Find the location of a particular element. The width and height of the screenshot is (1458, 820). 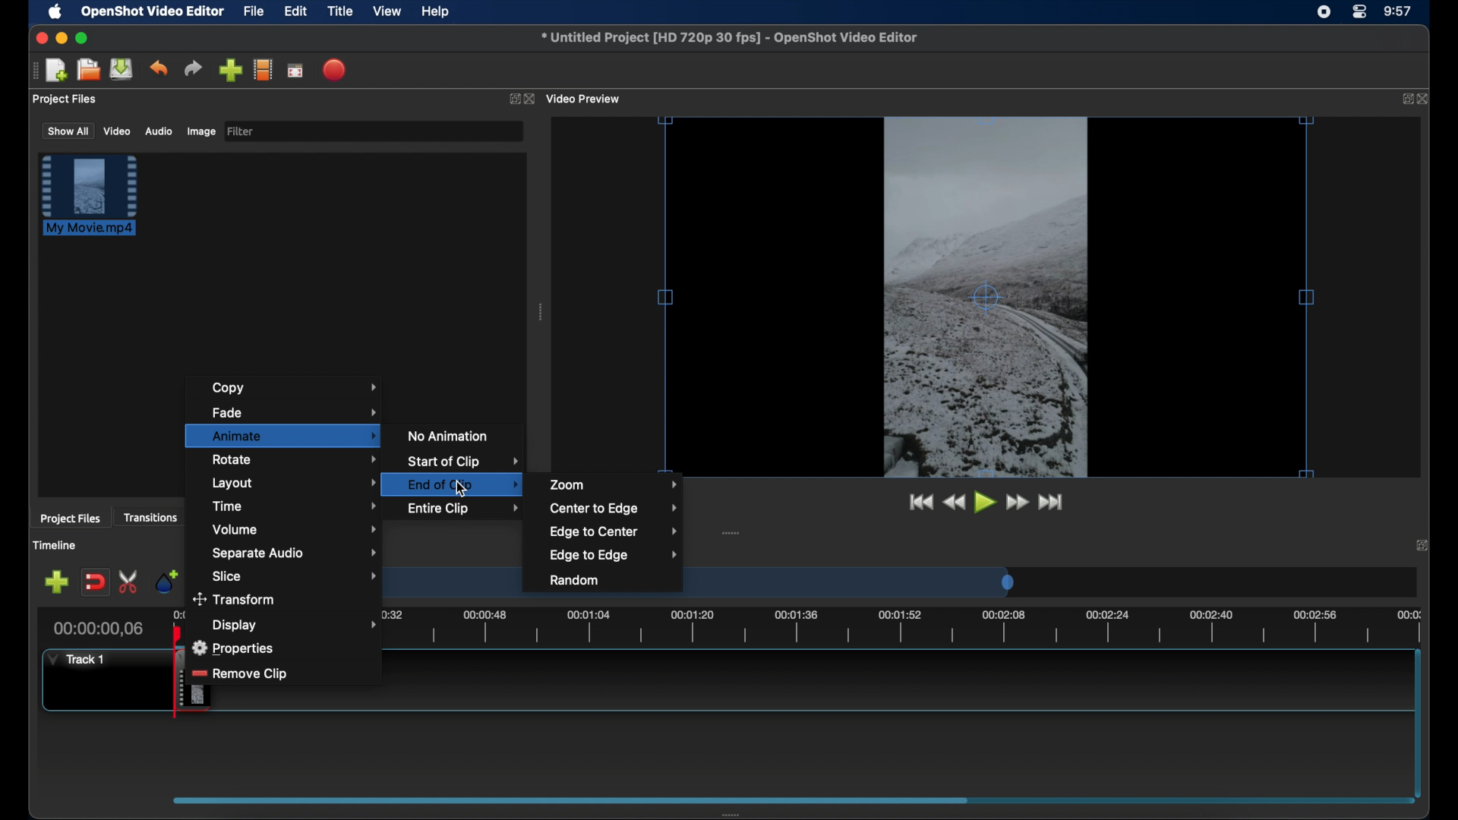

rotate menu is located at coordinates (295, 459).